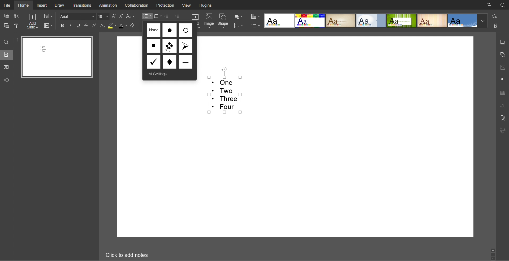 The width and height of the screenshot is (509, 261). Describe the element at coordinates (23, 5) in the screenshot. I see `Home` at that location.